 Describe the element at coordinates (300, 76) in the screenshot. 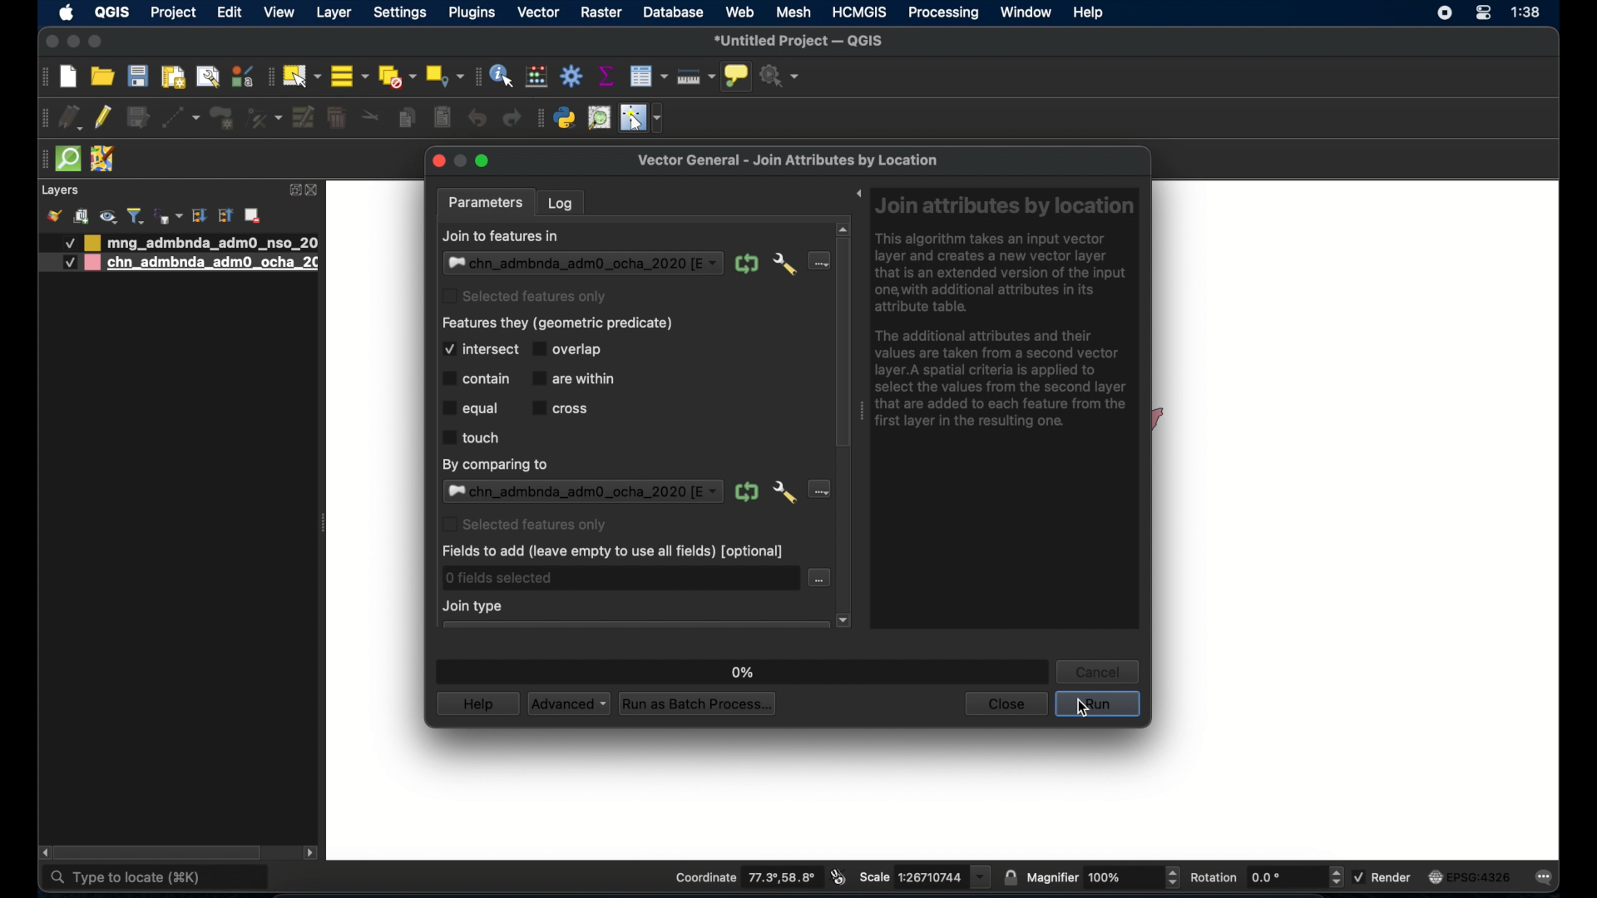

I see `select features by area or single click` at that location.